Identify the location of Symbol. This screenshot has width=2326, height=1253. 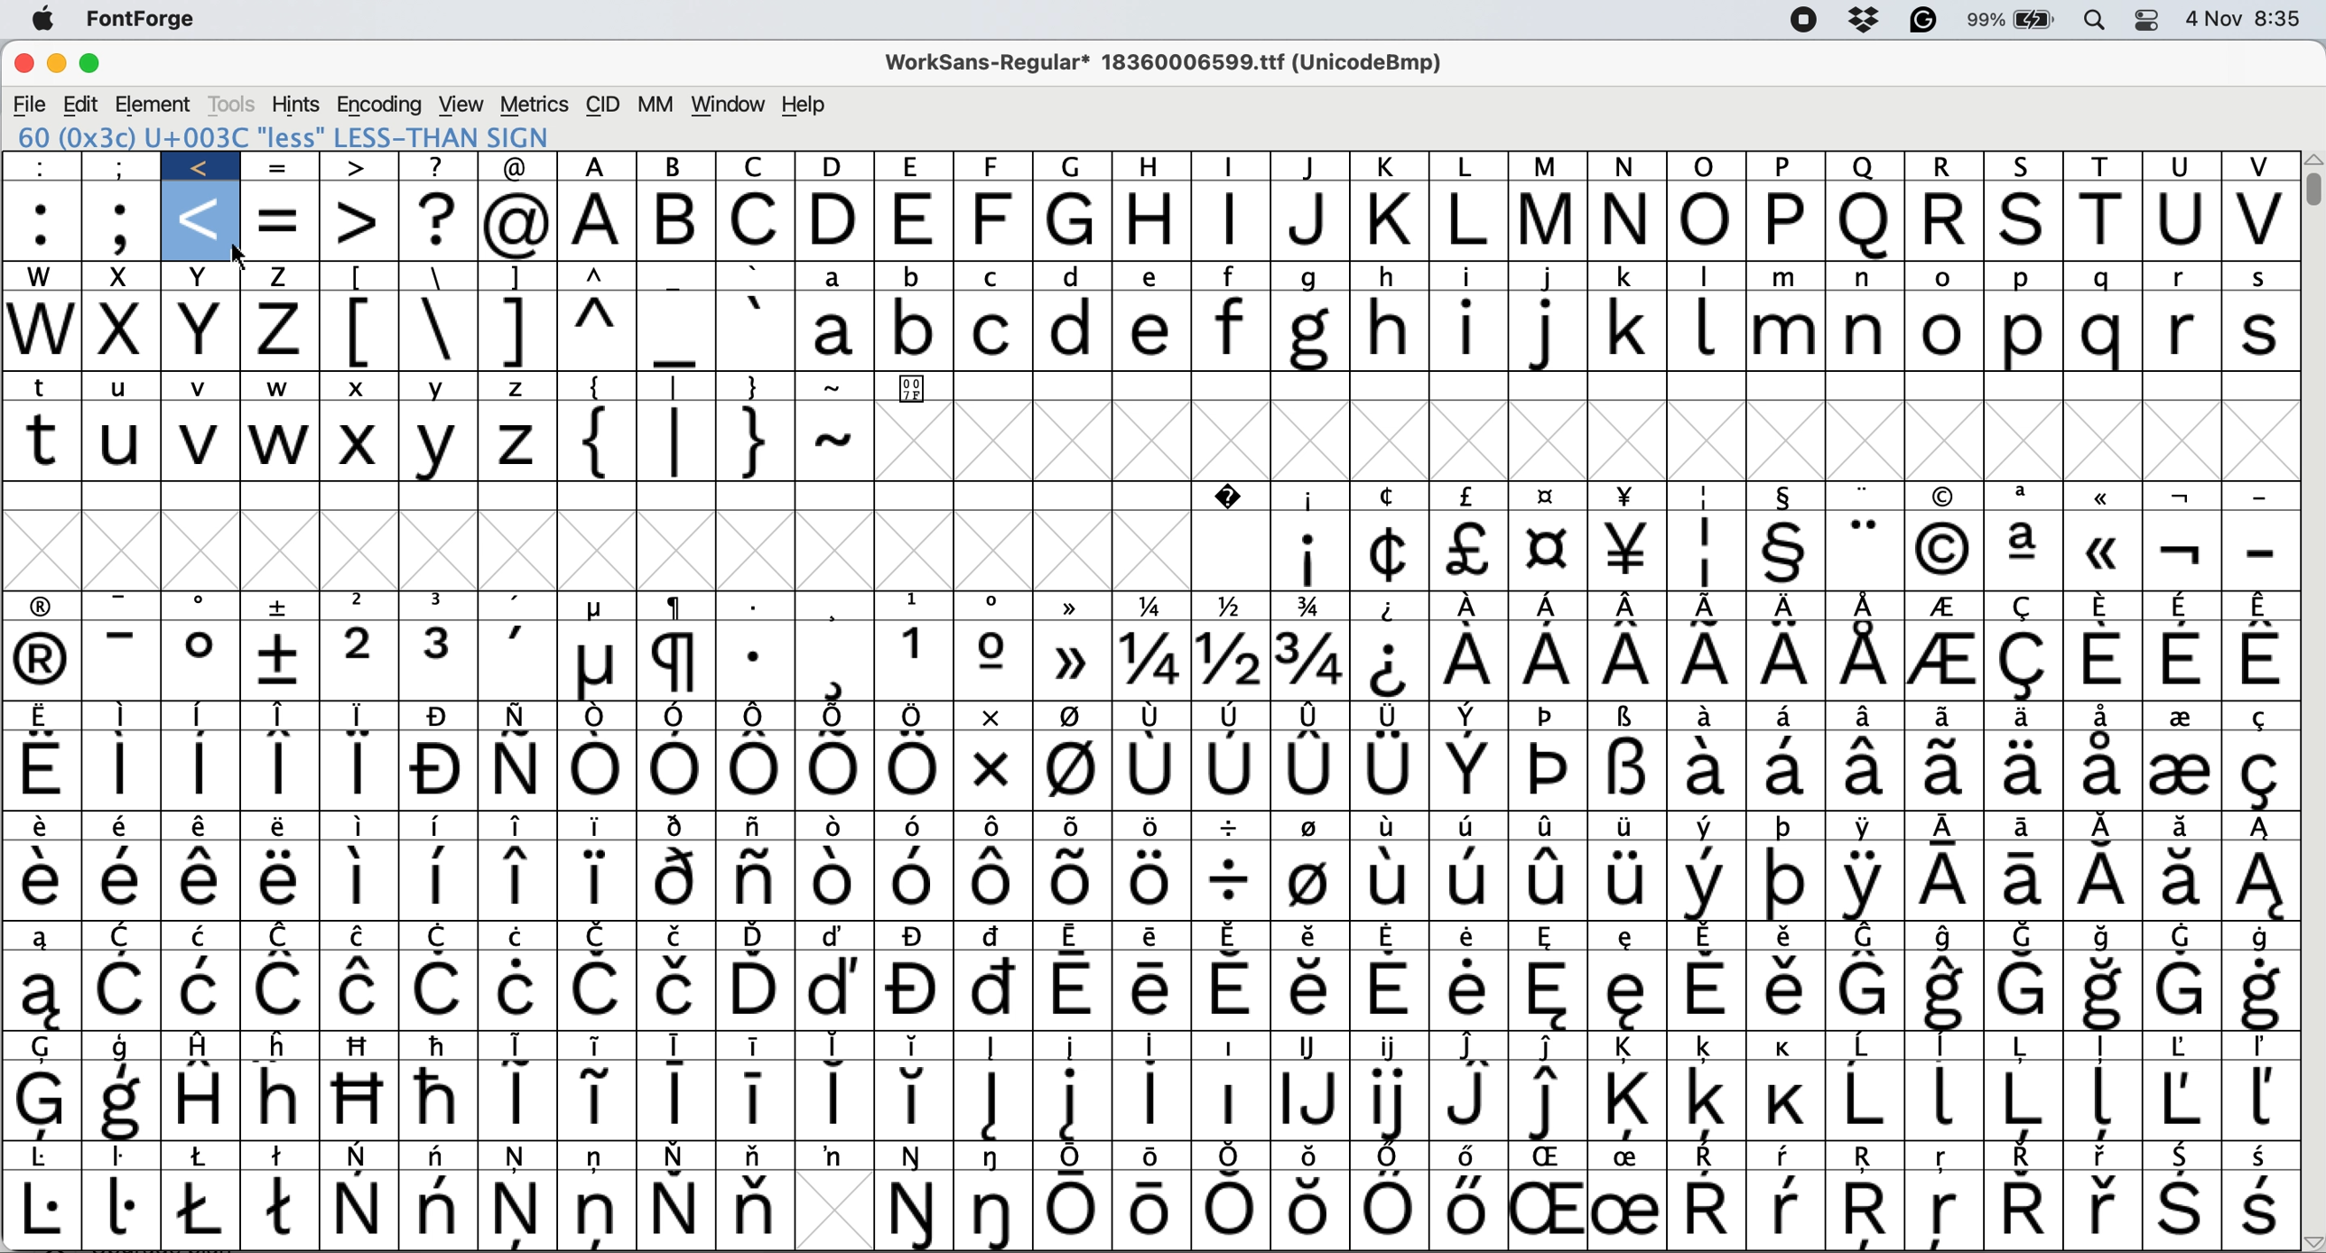
(1076, 607).